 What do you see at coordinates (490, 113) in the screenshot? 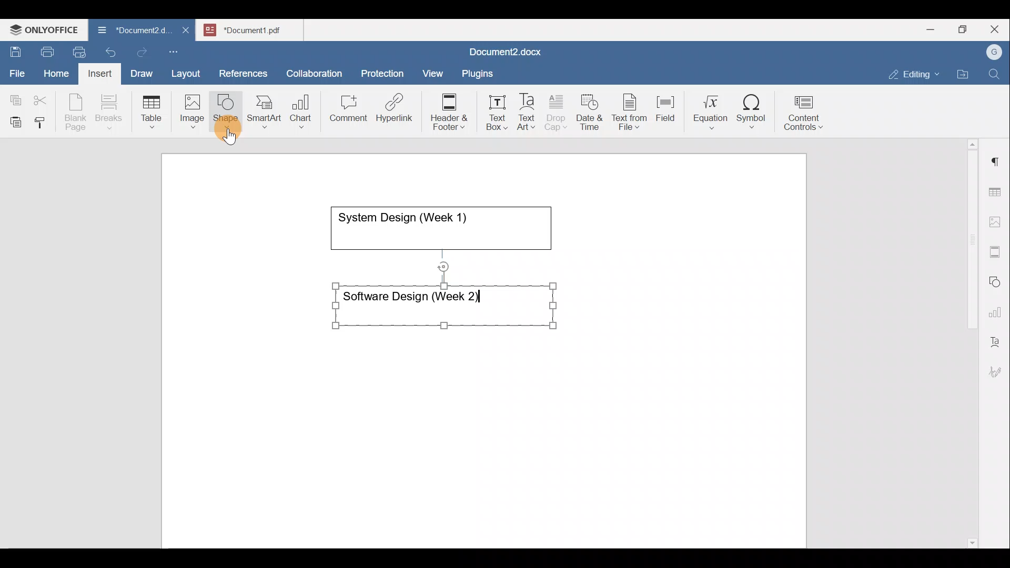
I see `Text box` at bounding box center [490, 113].